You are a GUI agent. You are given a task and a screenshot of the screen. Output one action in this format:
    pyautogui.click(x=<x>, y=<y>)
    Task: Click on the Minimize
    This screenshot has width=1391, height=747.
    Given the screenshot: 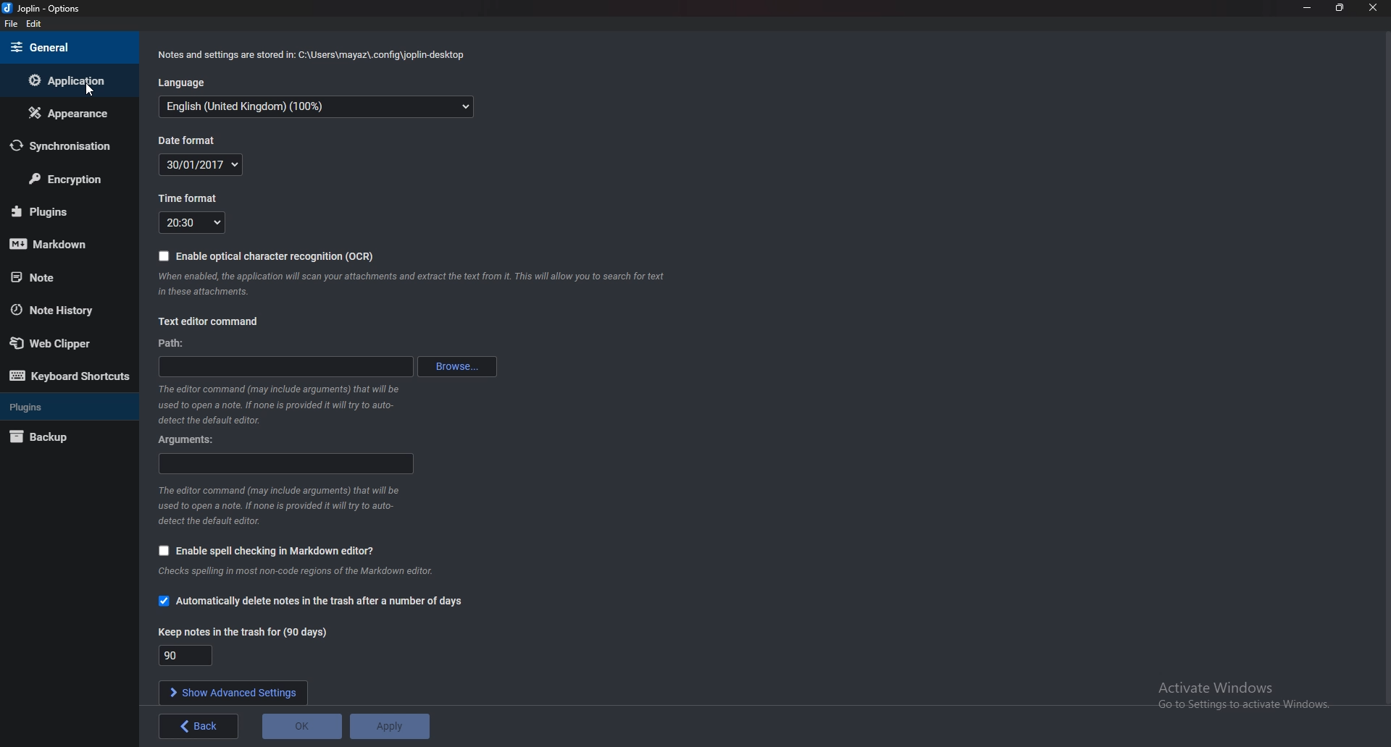 What is the action you would take?
    pyautogui.click(x=1307, y=7)
    